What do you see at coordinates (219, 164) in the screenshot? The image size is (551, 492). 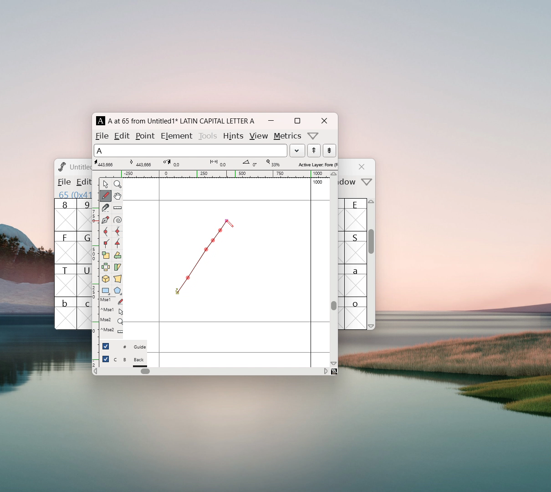 I see `distance from starting point` at bounding box center [219, 164].